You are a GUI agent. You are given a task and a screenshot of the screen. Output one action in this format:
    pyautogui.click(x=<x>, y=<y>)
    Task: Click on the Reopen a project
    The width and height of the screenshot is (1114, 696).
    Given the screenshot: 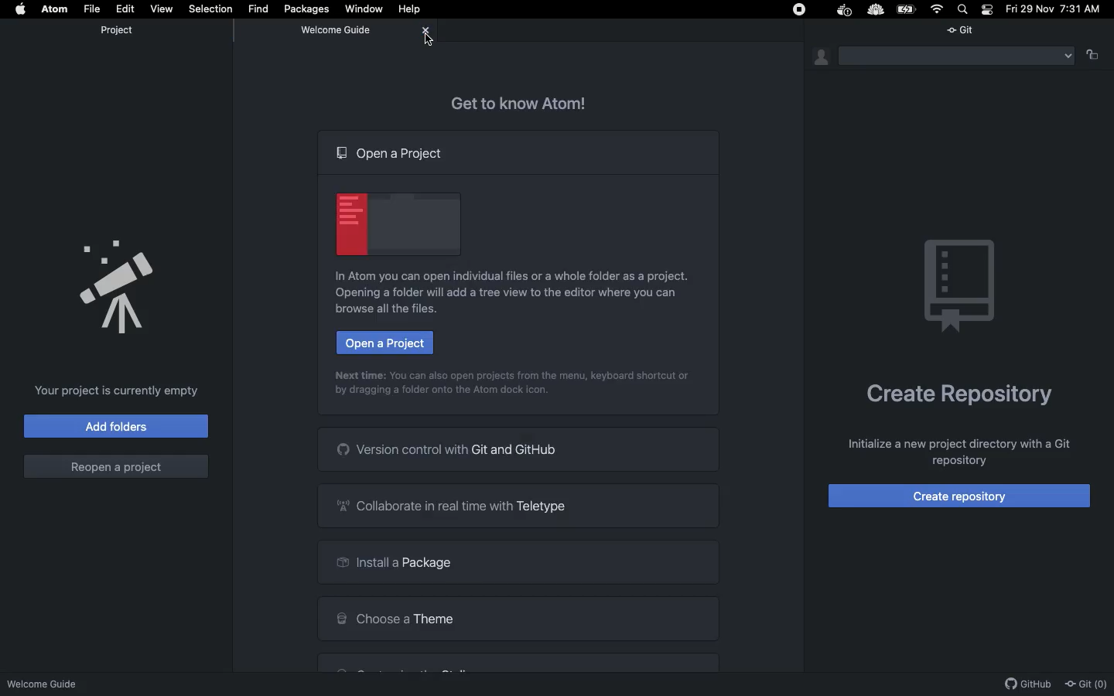 What is the action you would take?
    pyautogui.click(x=117, y=469)
    